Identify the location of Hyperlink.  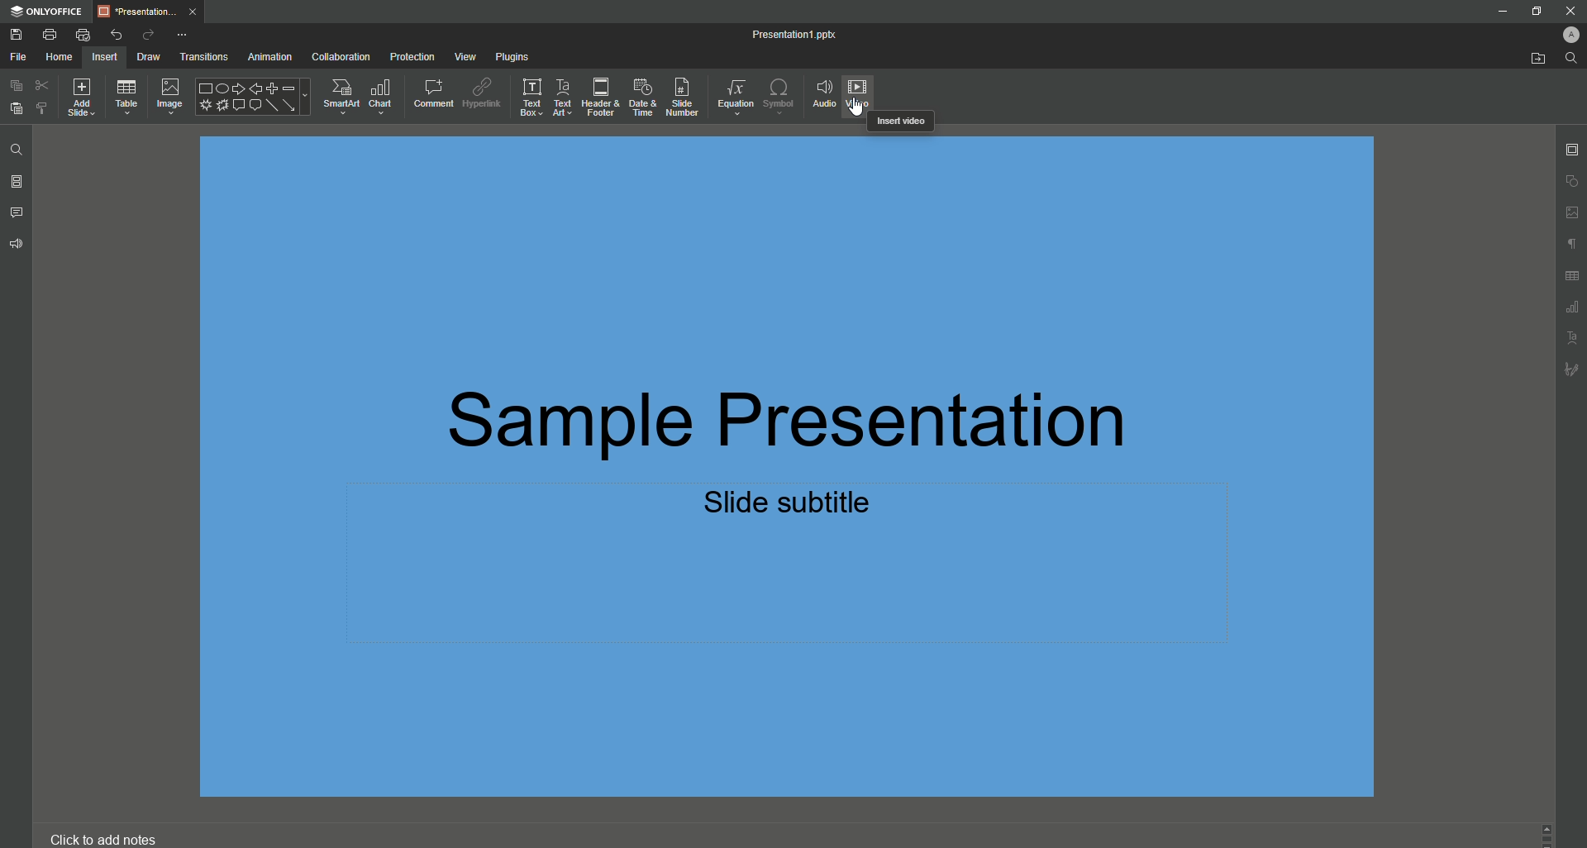
(481, 91).